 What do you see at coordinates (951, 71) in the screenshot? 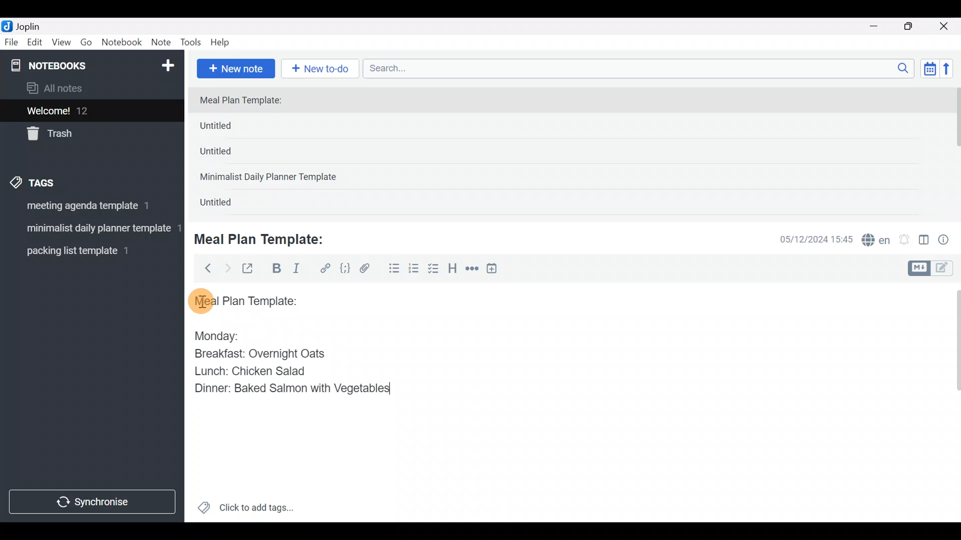
I see `Reverse sort` at bounding box center [951, 71].